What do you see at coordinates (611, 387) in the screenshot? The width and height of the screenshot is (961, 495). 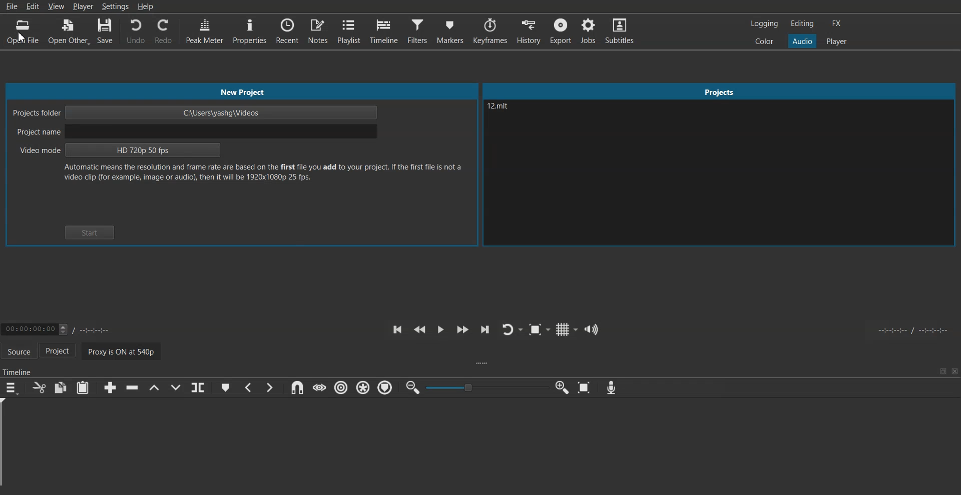 I see `Record audio` at bounding box center [611, 387].